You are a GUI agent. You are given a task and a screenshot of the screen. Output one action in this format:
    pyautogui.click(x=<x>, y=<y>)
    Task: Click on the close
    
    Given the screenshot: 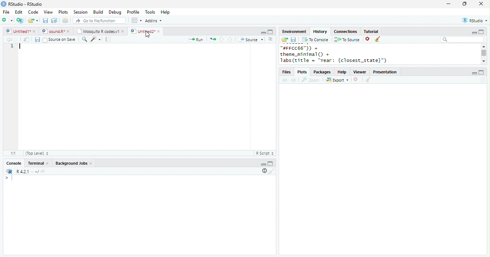 What is the action you would take?
    pyautogui.click(x=481, y=4)
    